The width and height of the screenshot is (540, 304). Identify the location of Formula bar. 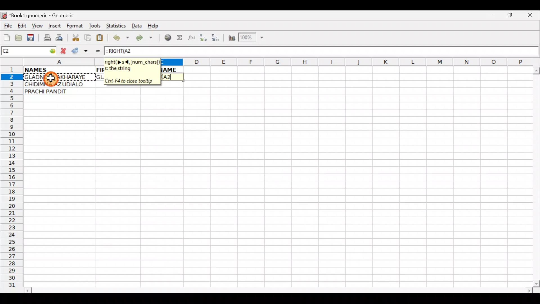
(342, 51).